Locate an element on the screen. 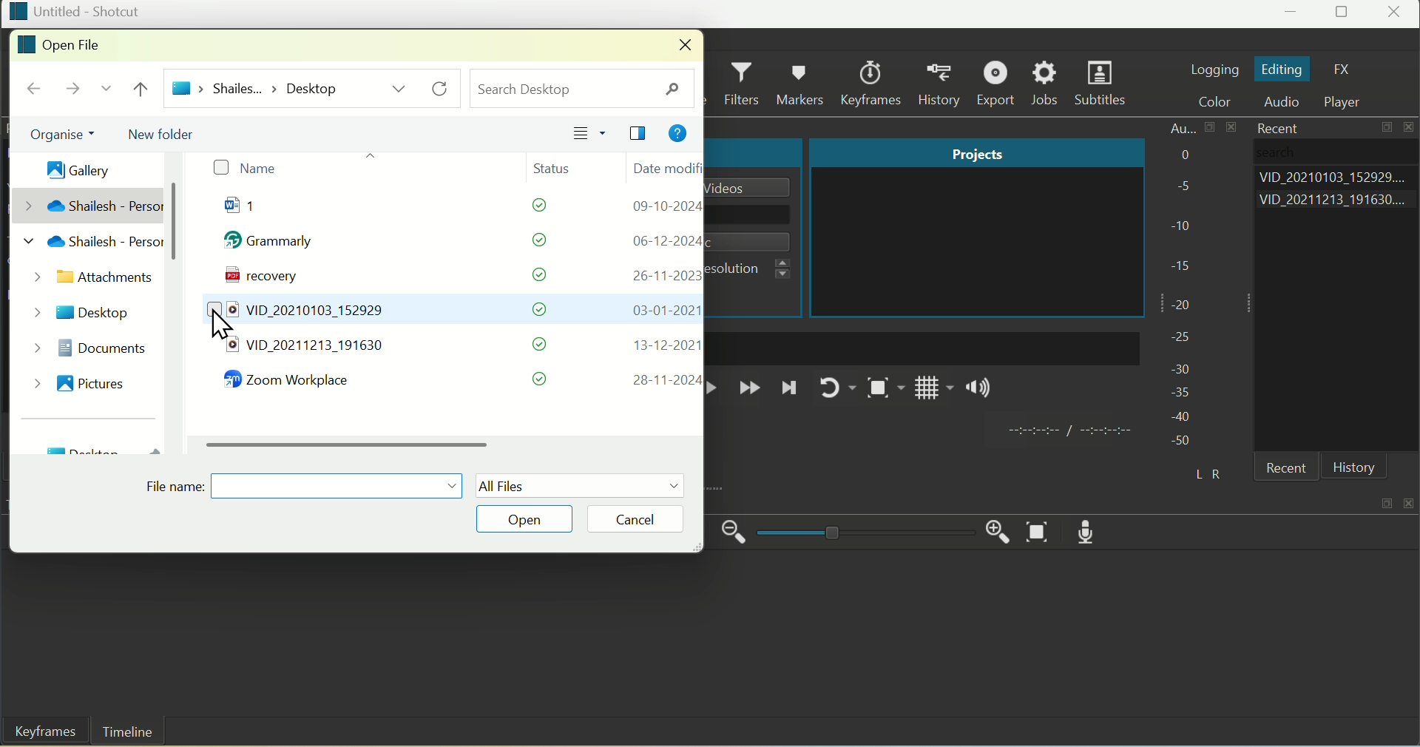 The height and width of the screenshot is (747, 1420). date is located at coordinates (660, 345).